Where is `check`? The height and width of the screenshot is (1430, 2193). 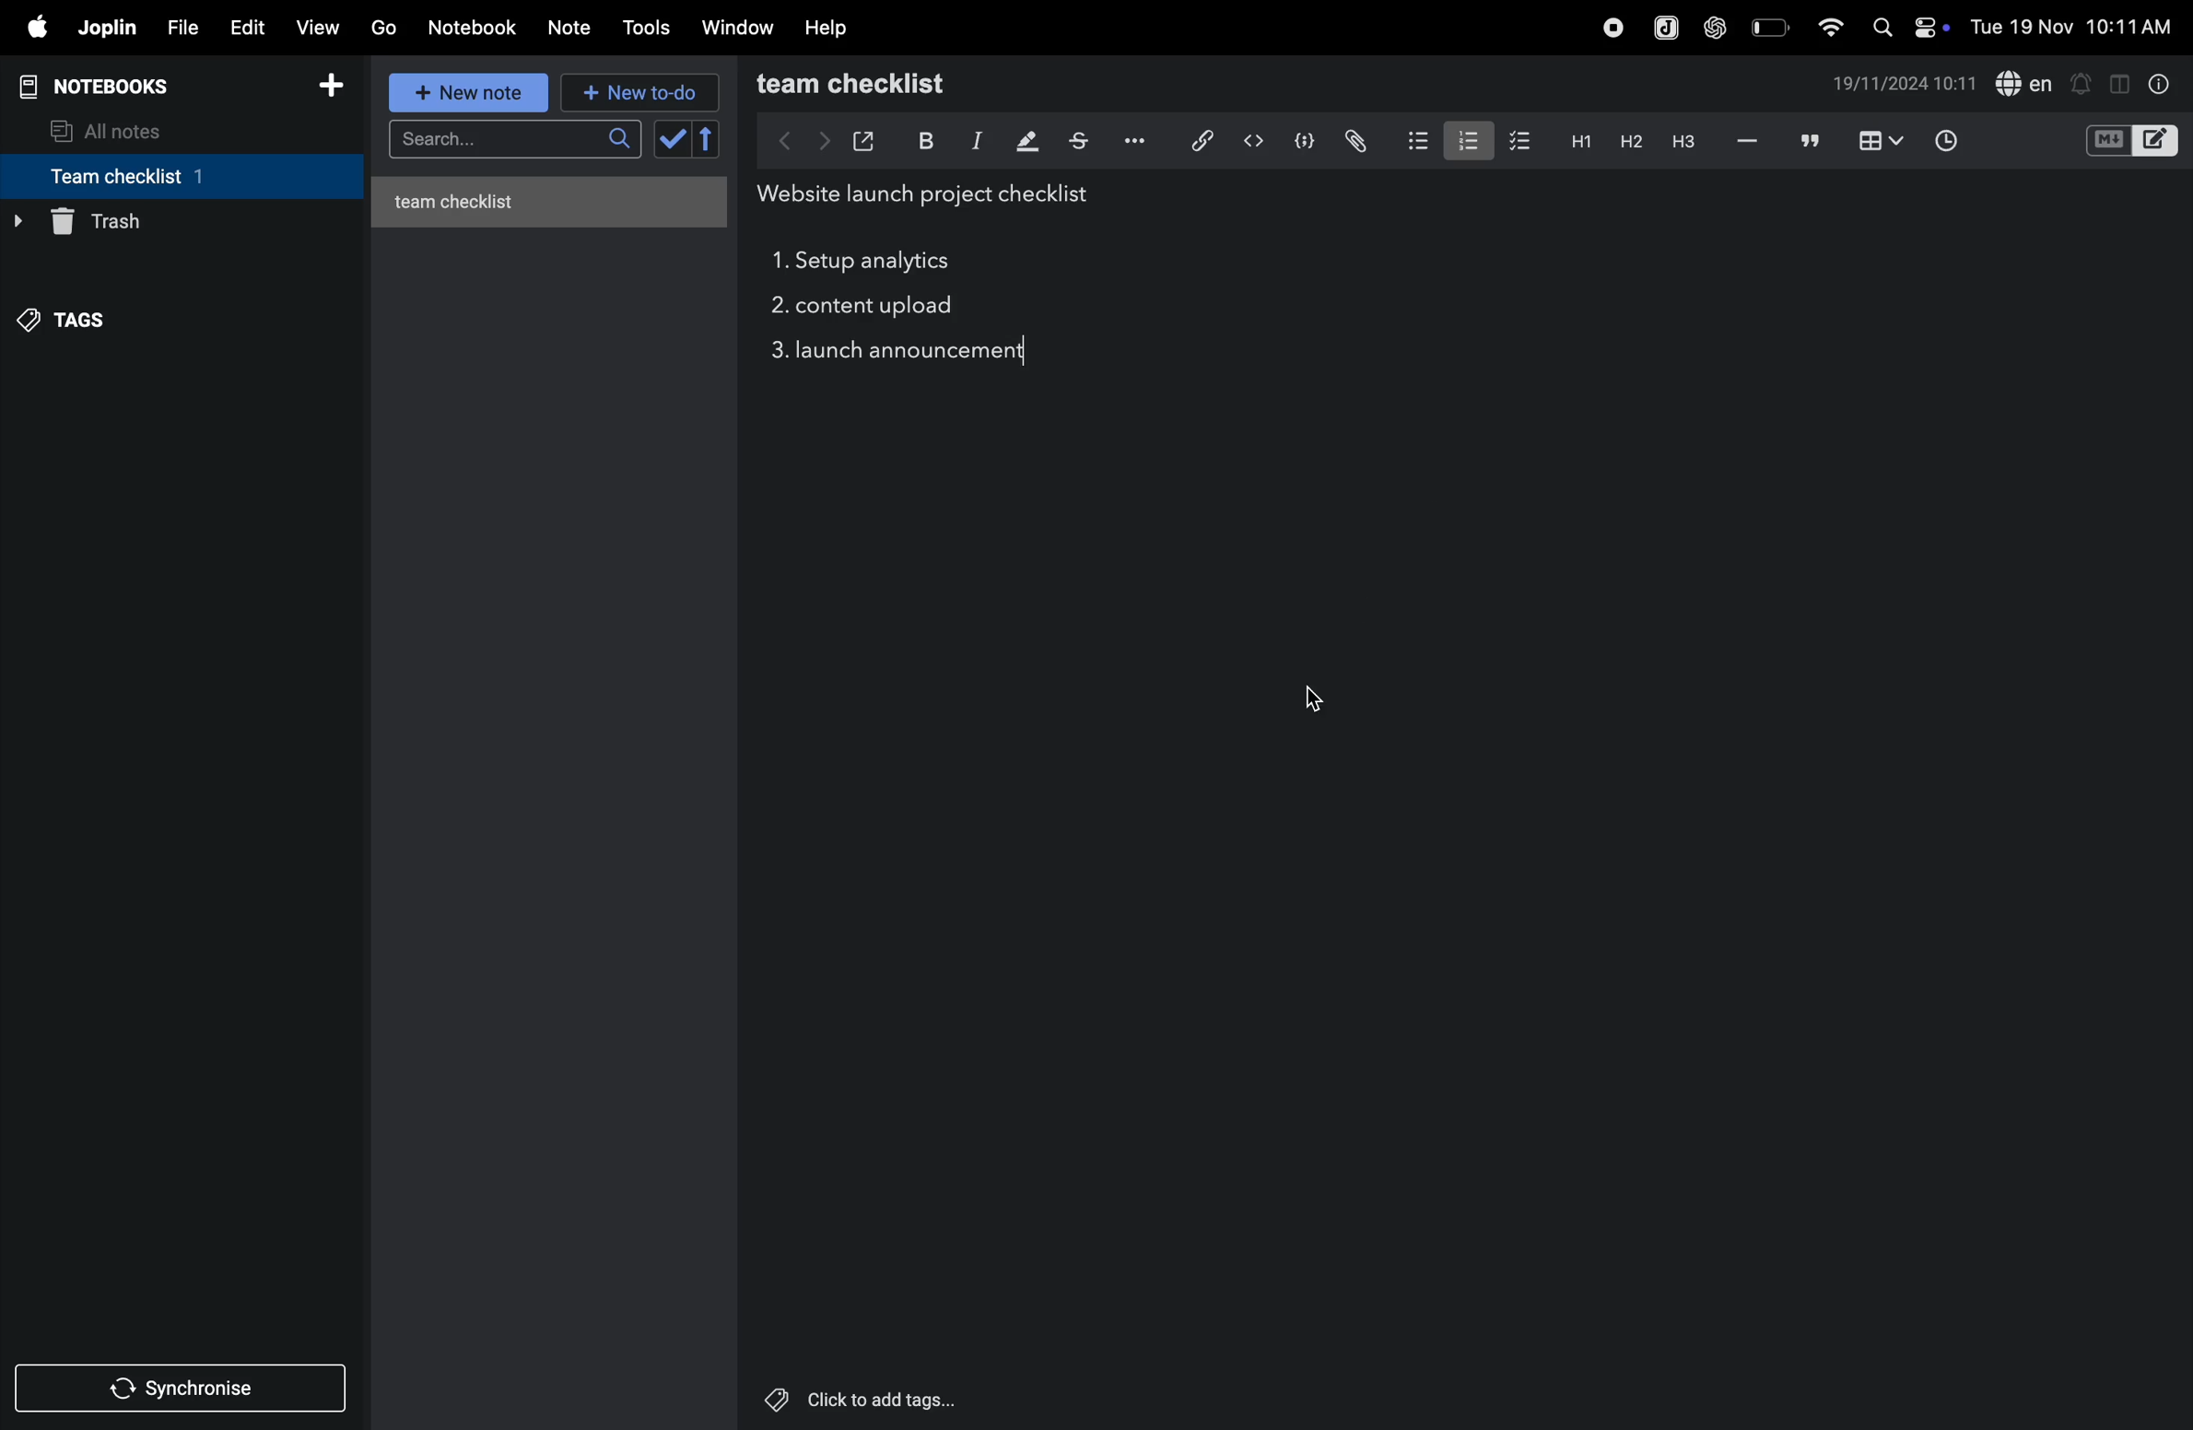 check is located at coordinates (688, 140).